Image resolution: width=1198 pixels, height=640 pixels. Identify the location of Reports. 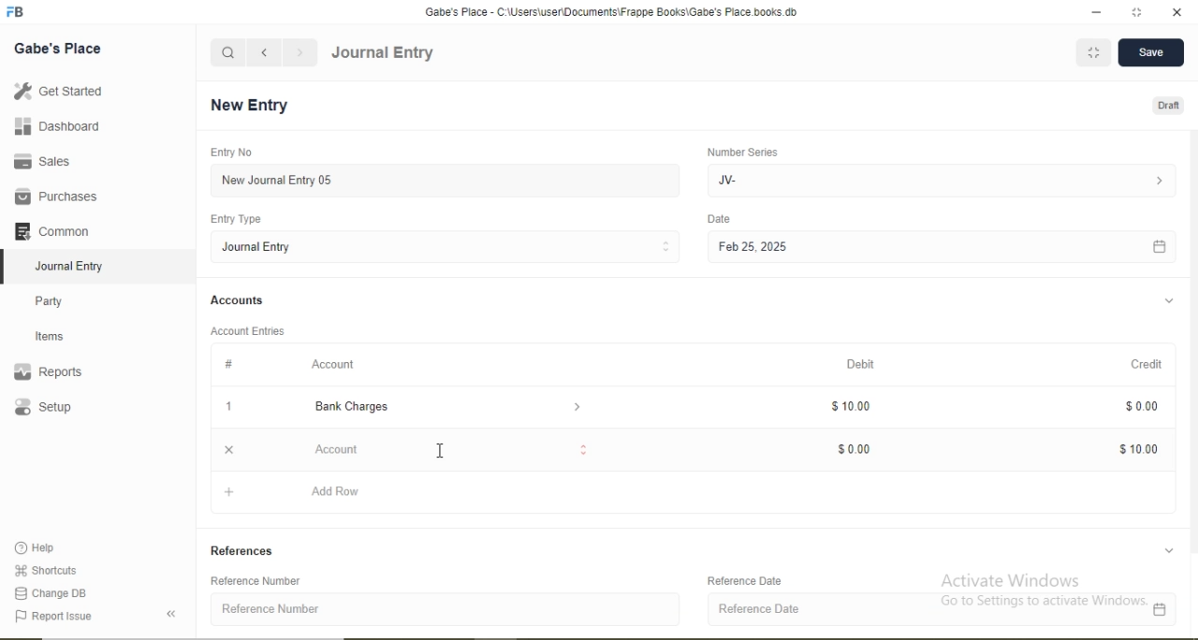
(57, 372).